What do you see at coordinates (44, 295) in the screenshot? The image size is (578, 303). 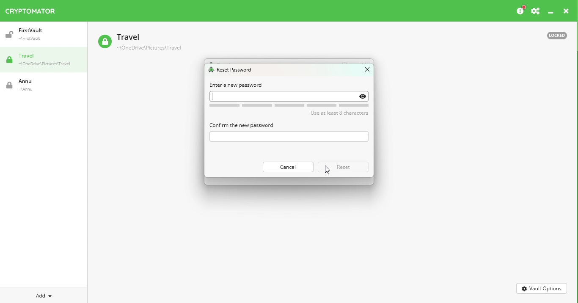 I see `Add new vault` at bounding box center [44, 295].